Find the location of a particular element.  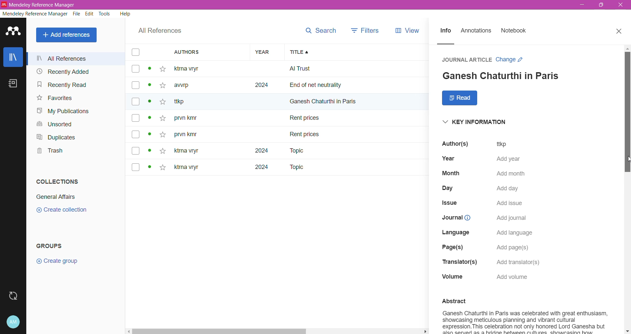

Click to add the reference item to Favorites is located at coordinates (164, 118).